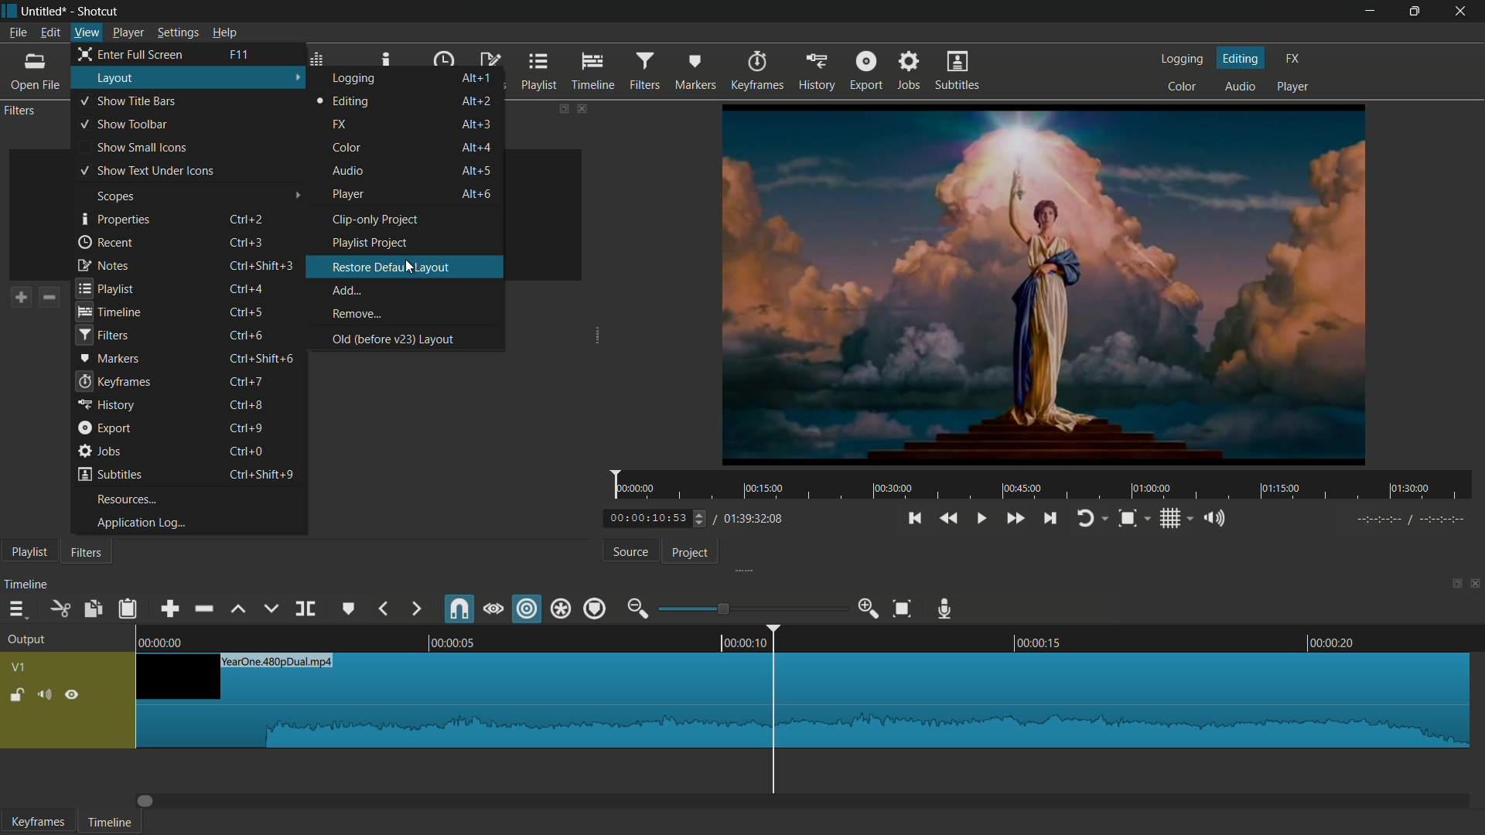  What do you see at coordinates (247, 335) in the screenshot?
I see `keyboard shortcut` at bounding box center [247, 335].